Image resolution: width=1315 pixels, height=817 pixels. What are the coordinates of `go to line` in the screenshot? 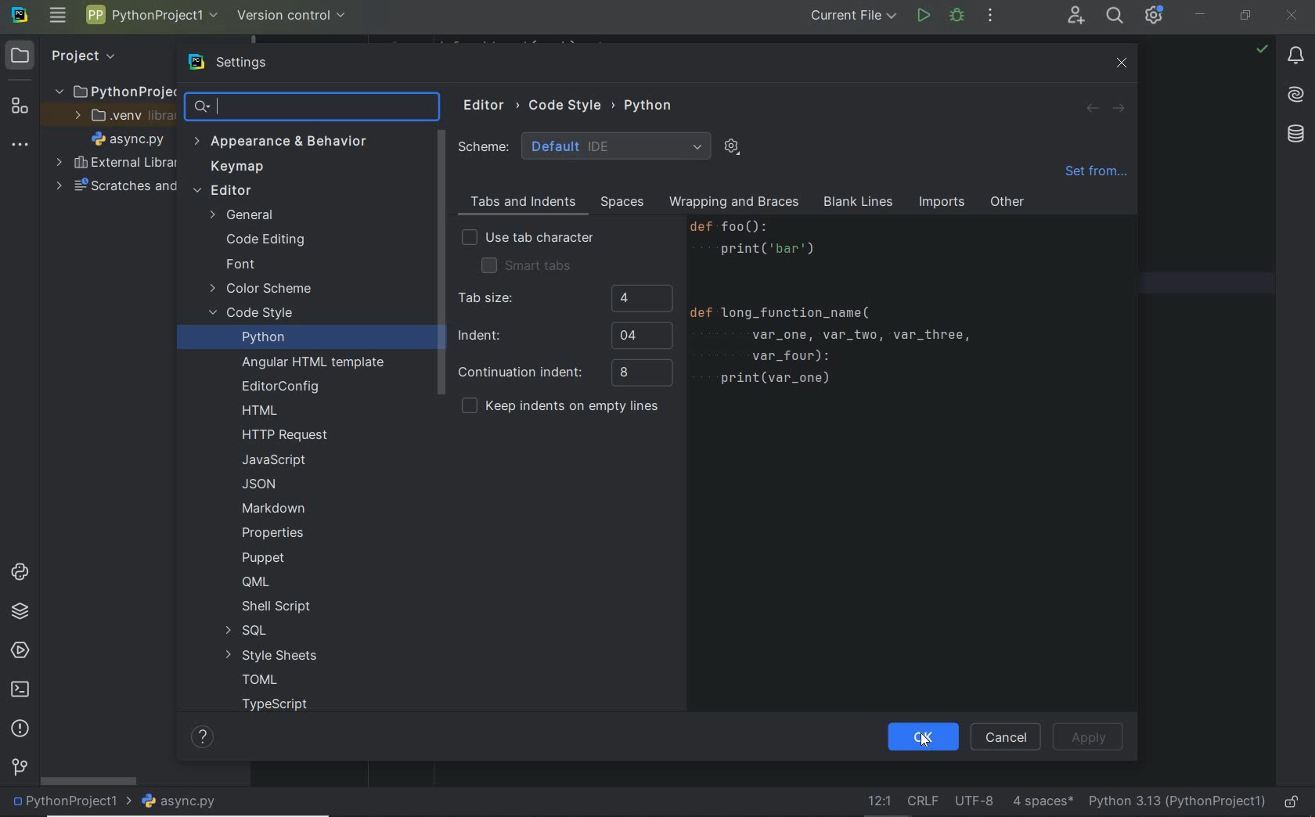 It's located at (880, 800).